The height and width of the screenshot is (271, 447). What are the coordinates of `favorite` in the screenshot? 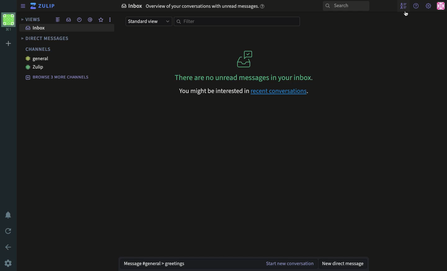 It's located at (101, 19).